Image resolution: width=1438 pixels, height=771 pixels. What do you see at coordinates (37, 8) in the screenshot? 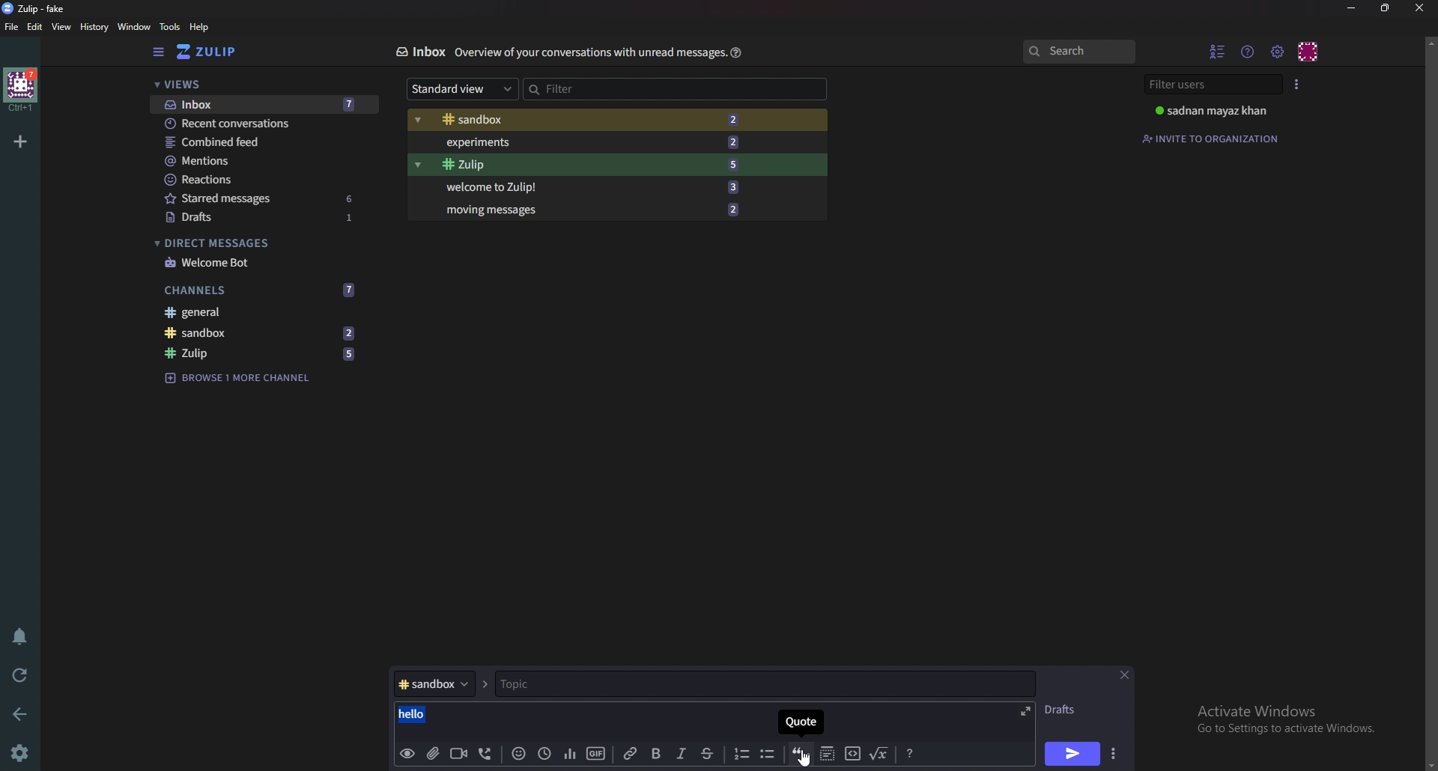
I see `zulip-fake` at bounding box center [37, 8].